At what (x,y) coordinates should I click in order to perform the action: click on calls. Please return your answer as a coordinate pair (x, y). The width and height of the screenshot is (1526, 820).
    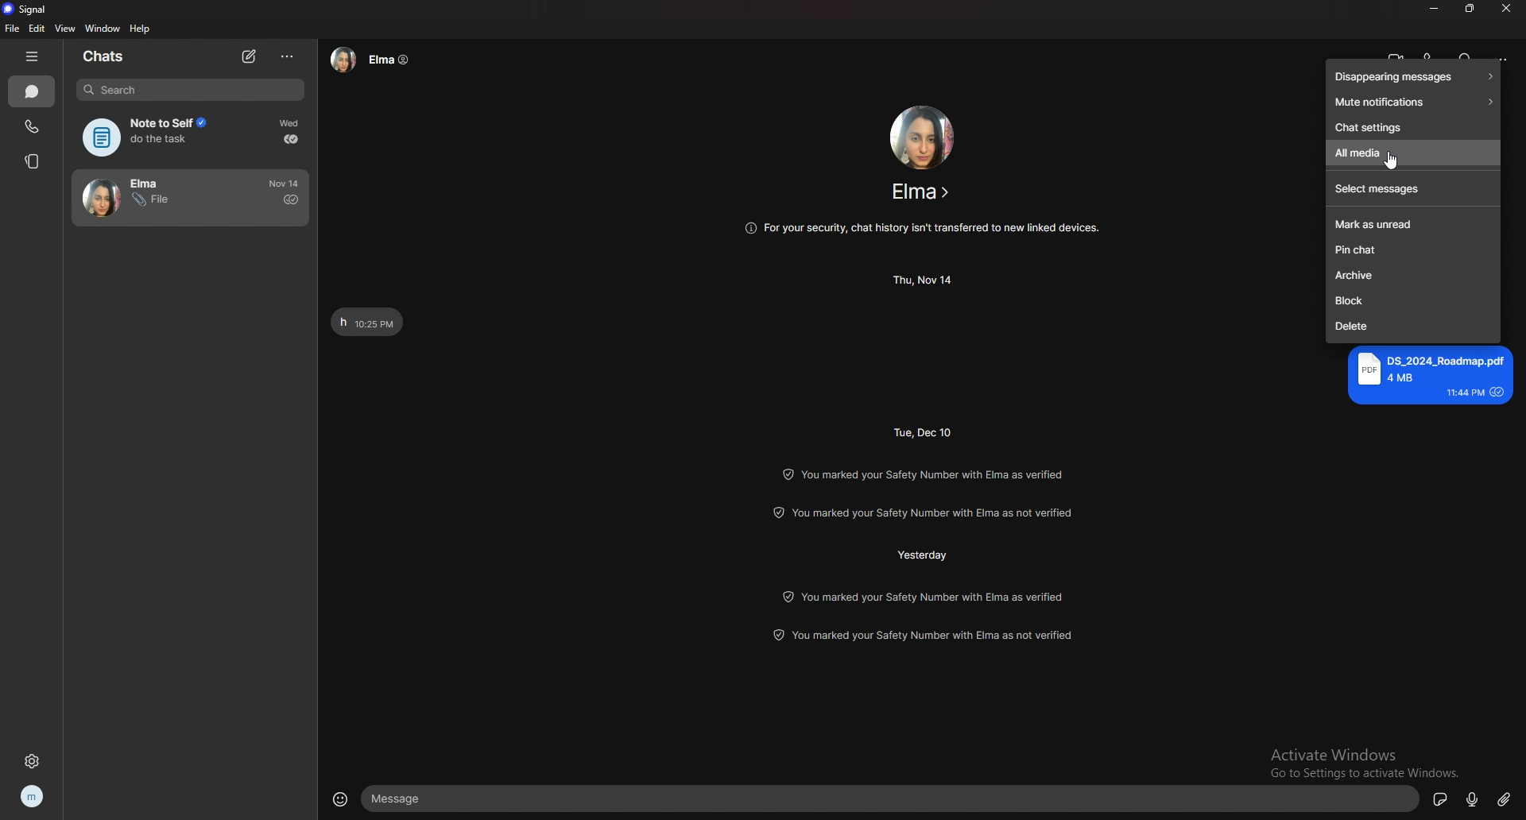
    Looking at the image, I should click on (33, 127).